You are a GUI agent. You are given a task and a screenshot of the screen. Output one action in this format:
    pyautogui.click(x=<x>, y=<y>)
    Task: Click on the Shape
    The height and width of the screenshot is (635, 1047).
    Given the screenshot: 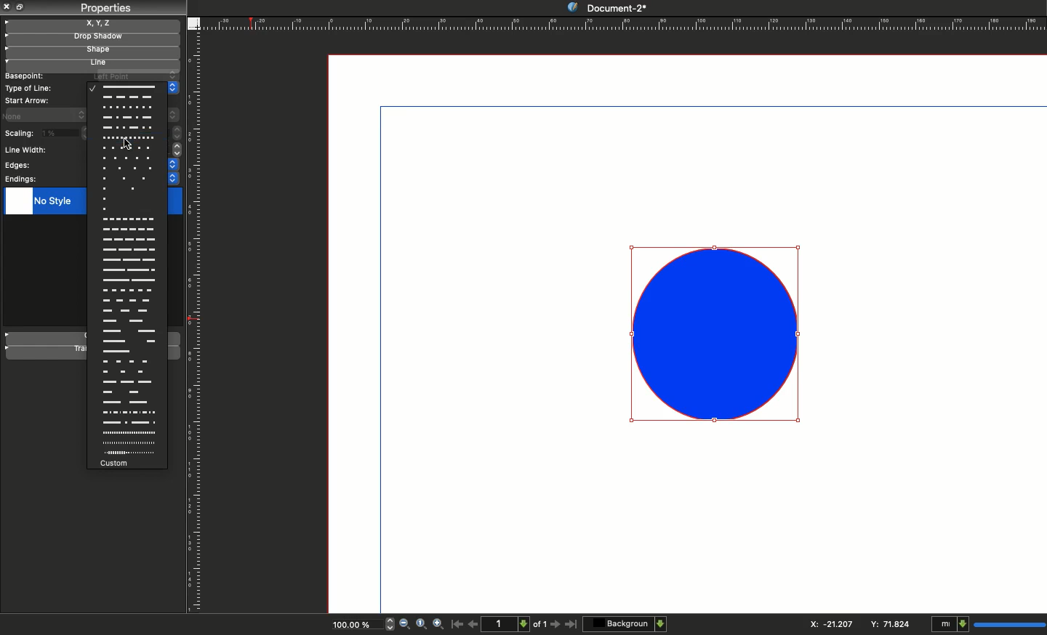 What is the action you would take?
    pyautogui.click(x=718, y=333)
    